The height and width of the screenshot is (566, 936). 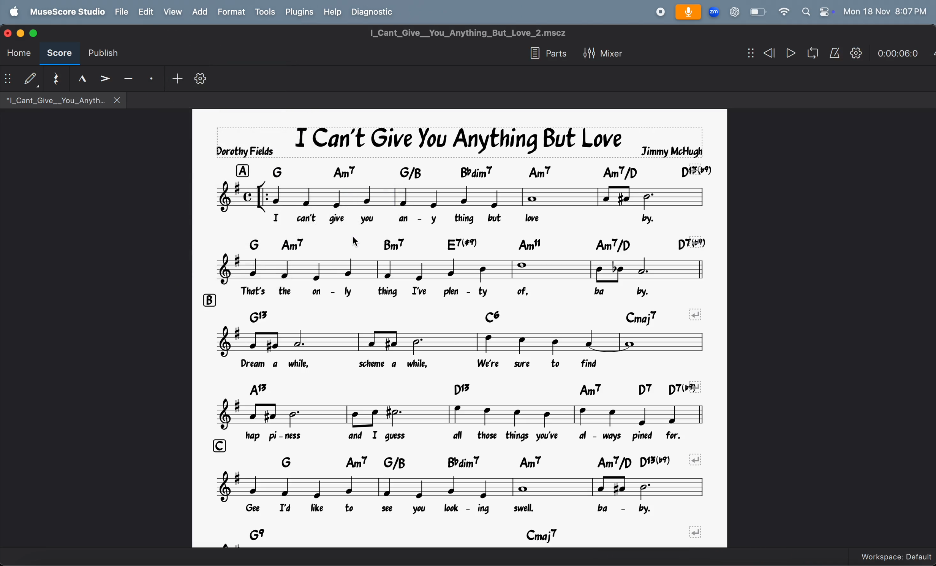 What do you see at coordinates (299, 13) in the screenshot?
I see `plugins` at bounding box center [299, 13].